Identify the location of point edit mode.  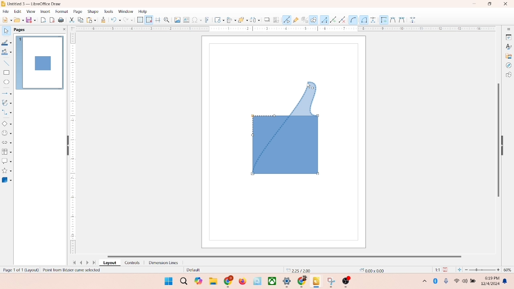
(287, 19).